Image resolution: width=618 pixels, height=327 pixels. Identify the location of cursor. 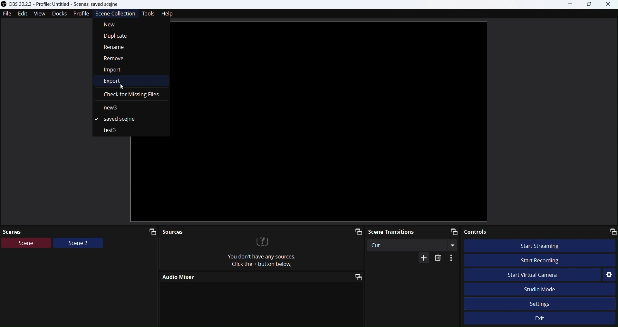
(122, 86).